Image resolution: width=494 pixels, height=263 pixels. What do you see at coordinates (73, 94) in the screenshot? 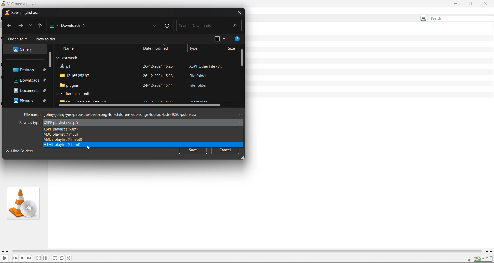
I see `Earlier this month` at bounding box center [73, 94].